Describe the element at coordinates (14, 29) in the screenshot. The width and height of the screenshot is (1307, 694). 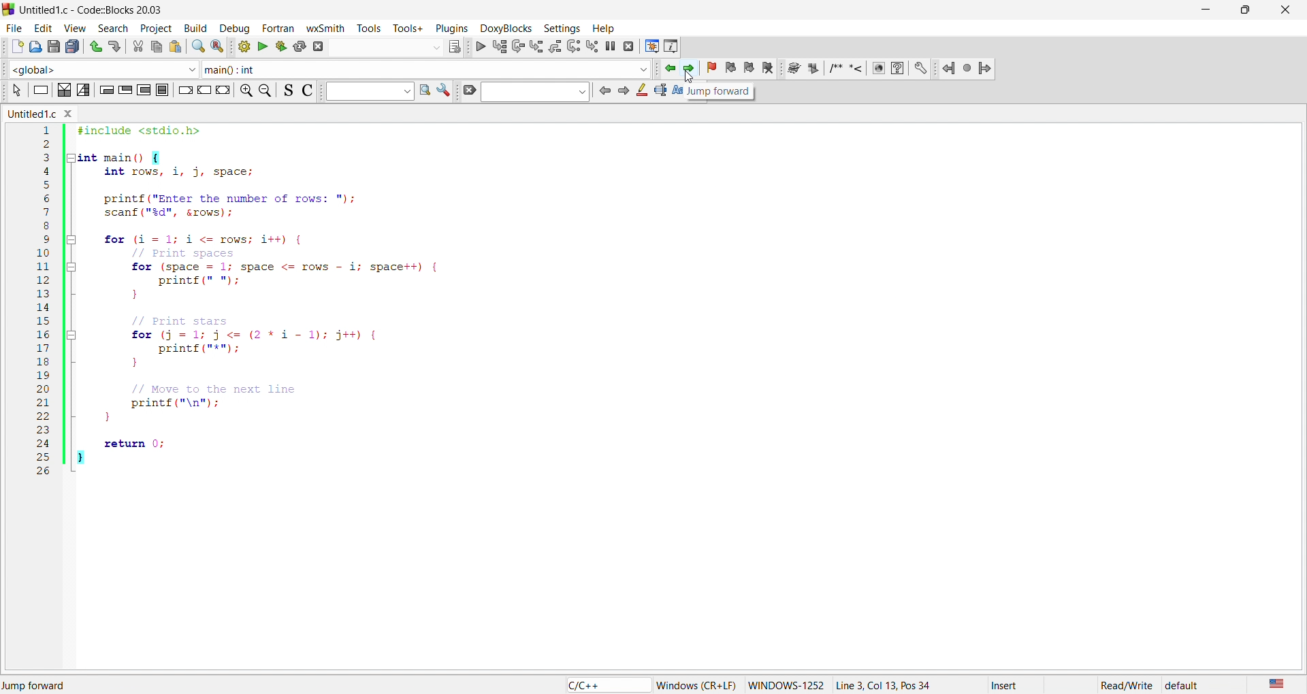
I see `file` at that location.